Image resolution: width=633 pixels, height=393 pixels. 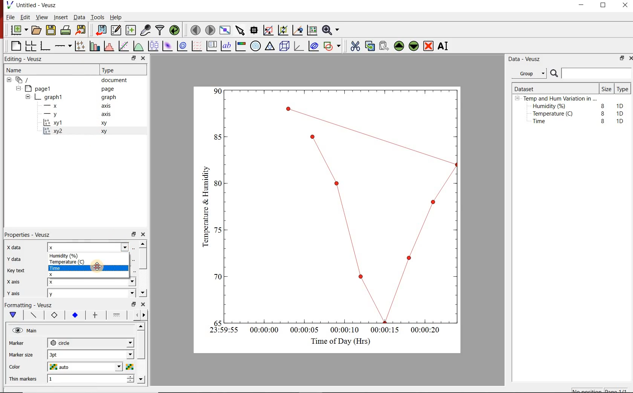 What do you see at coordinates (330, 30) in the screenshot?
I see `Zoom functions menu` at bounding box center [330, 30].